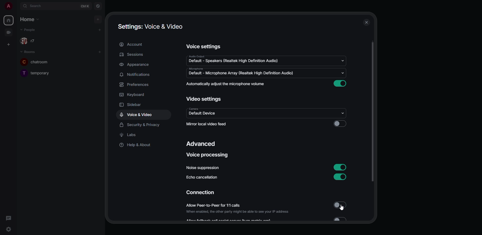 The width and height of the screenshot is (482, 235). Describe the element at coordinates (339, 177) in the screenshot. I see `enabled` at that location.